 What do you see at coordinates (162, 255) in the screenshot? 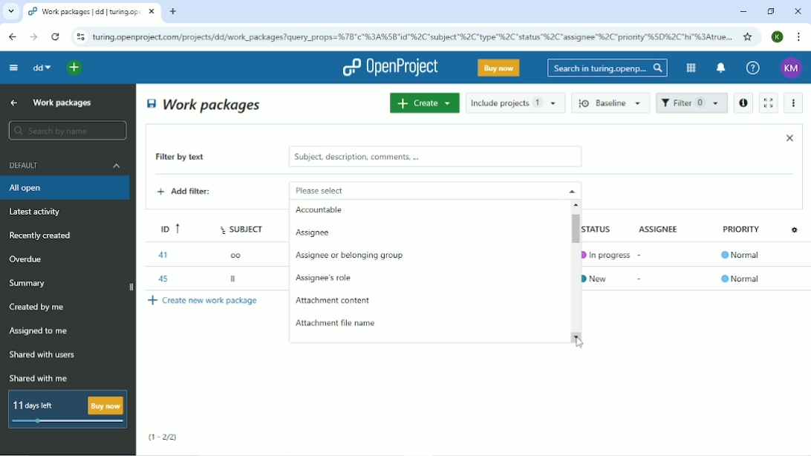
I see `41` at bounding box center [162, 255].